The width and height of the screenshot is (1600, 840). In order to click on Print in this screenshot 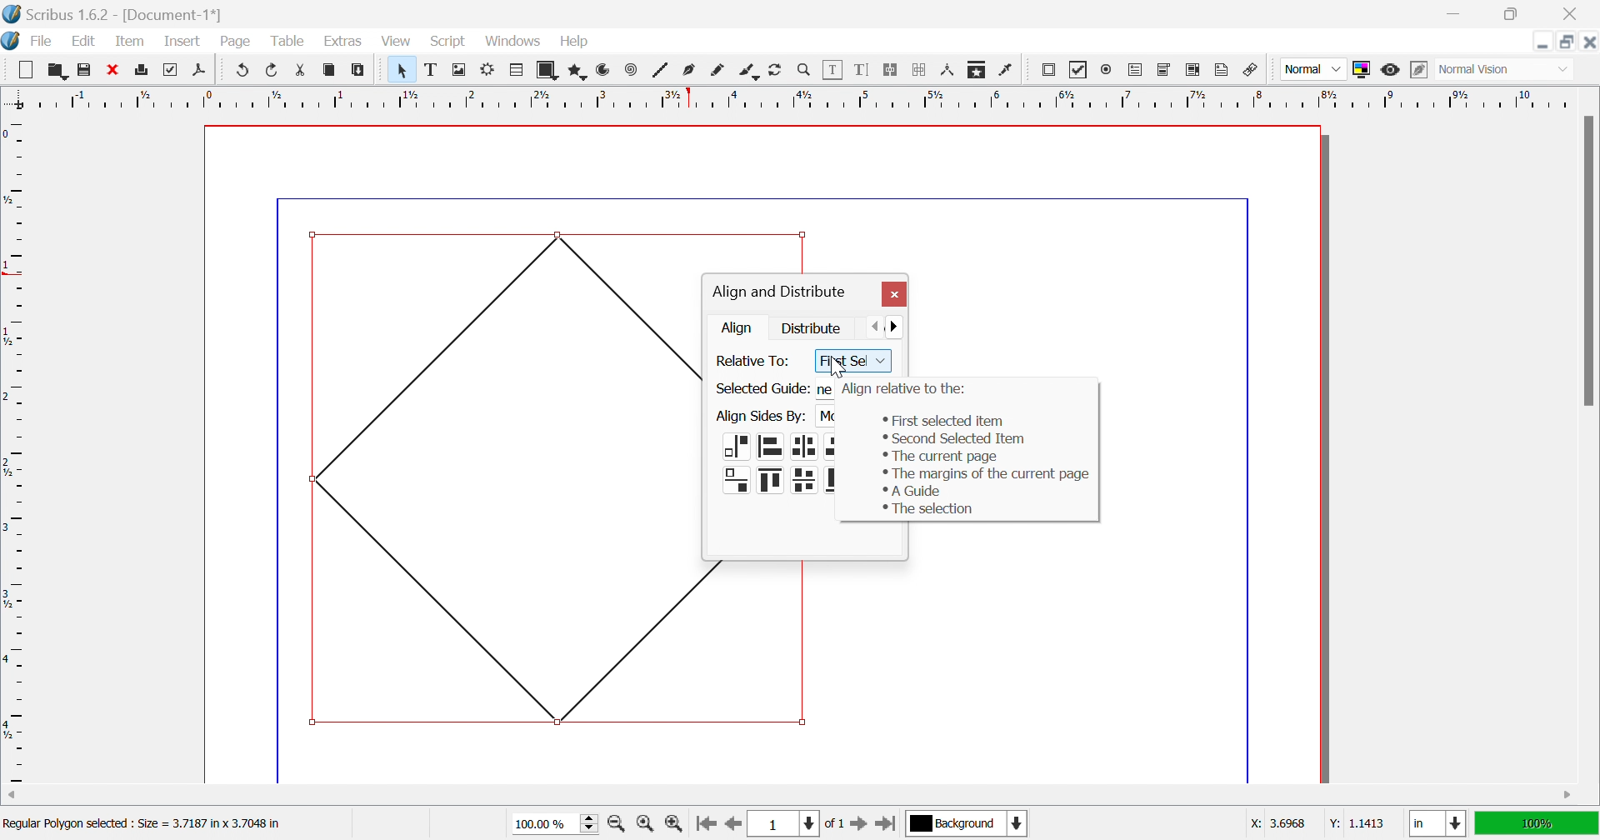, I will do `click(143, 70)`.